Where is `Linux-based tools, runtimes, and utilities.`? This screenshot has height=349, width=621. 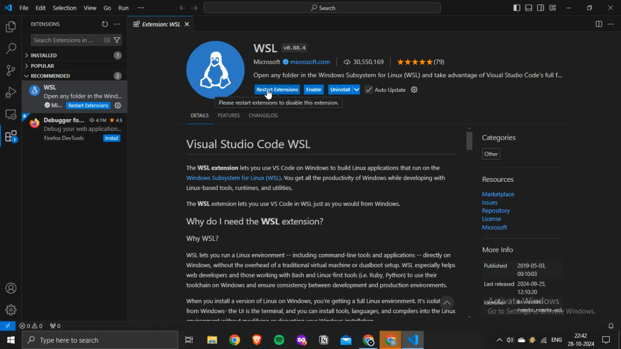 Linux-based tools, runtimes, and utilities. is located at coordinates (240, 188).